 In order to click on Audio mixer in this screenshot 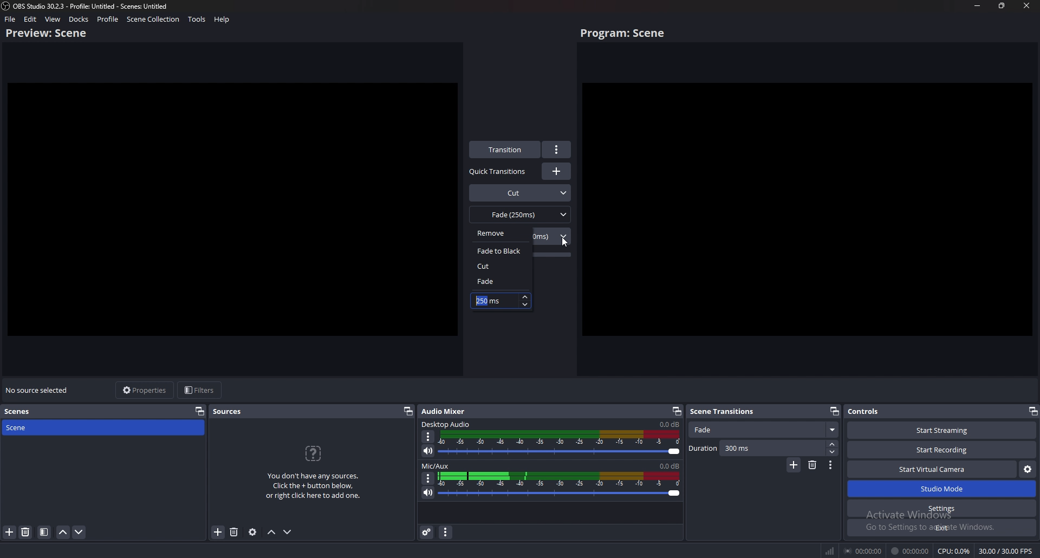, I will do `click(446, 410)`.